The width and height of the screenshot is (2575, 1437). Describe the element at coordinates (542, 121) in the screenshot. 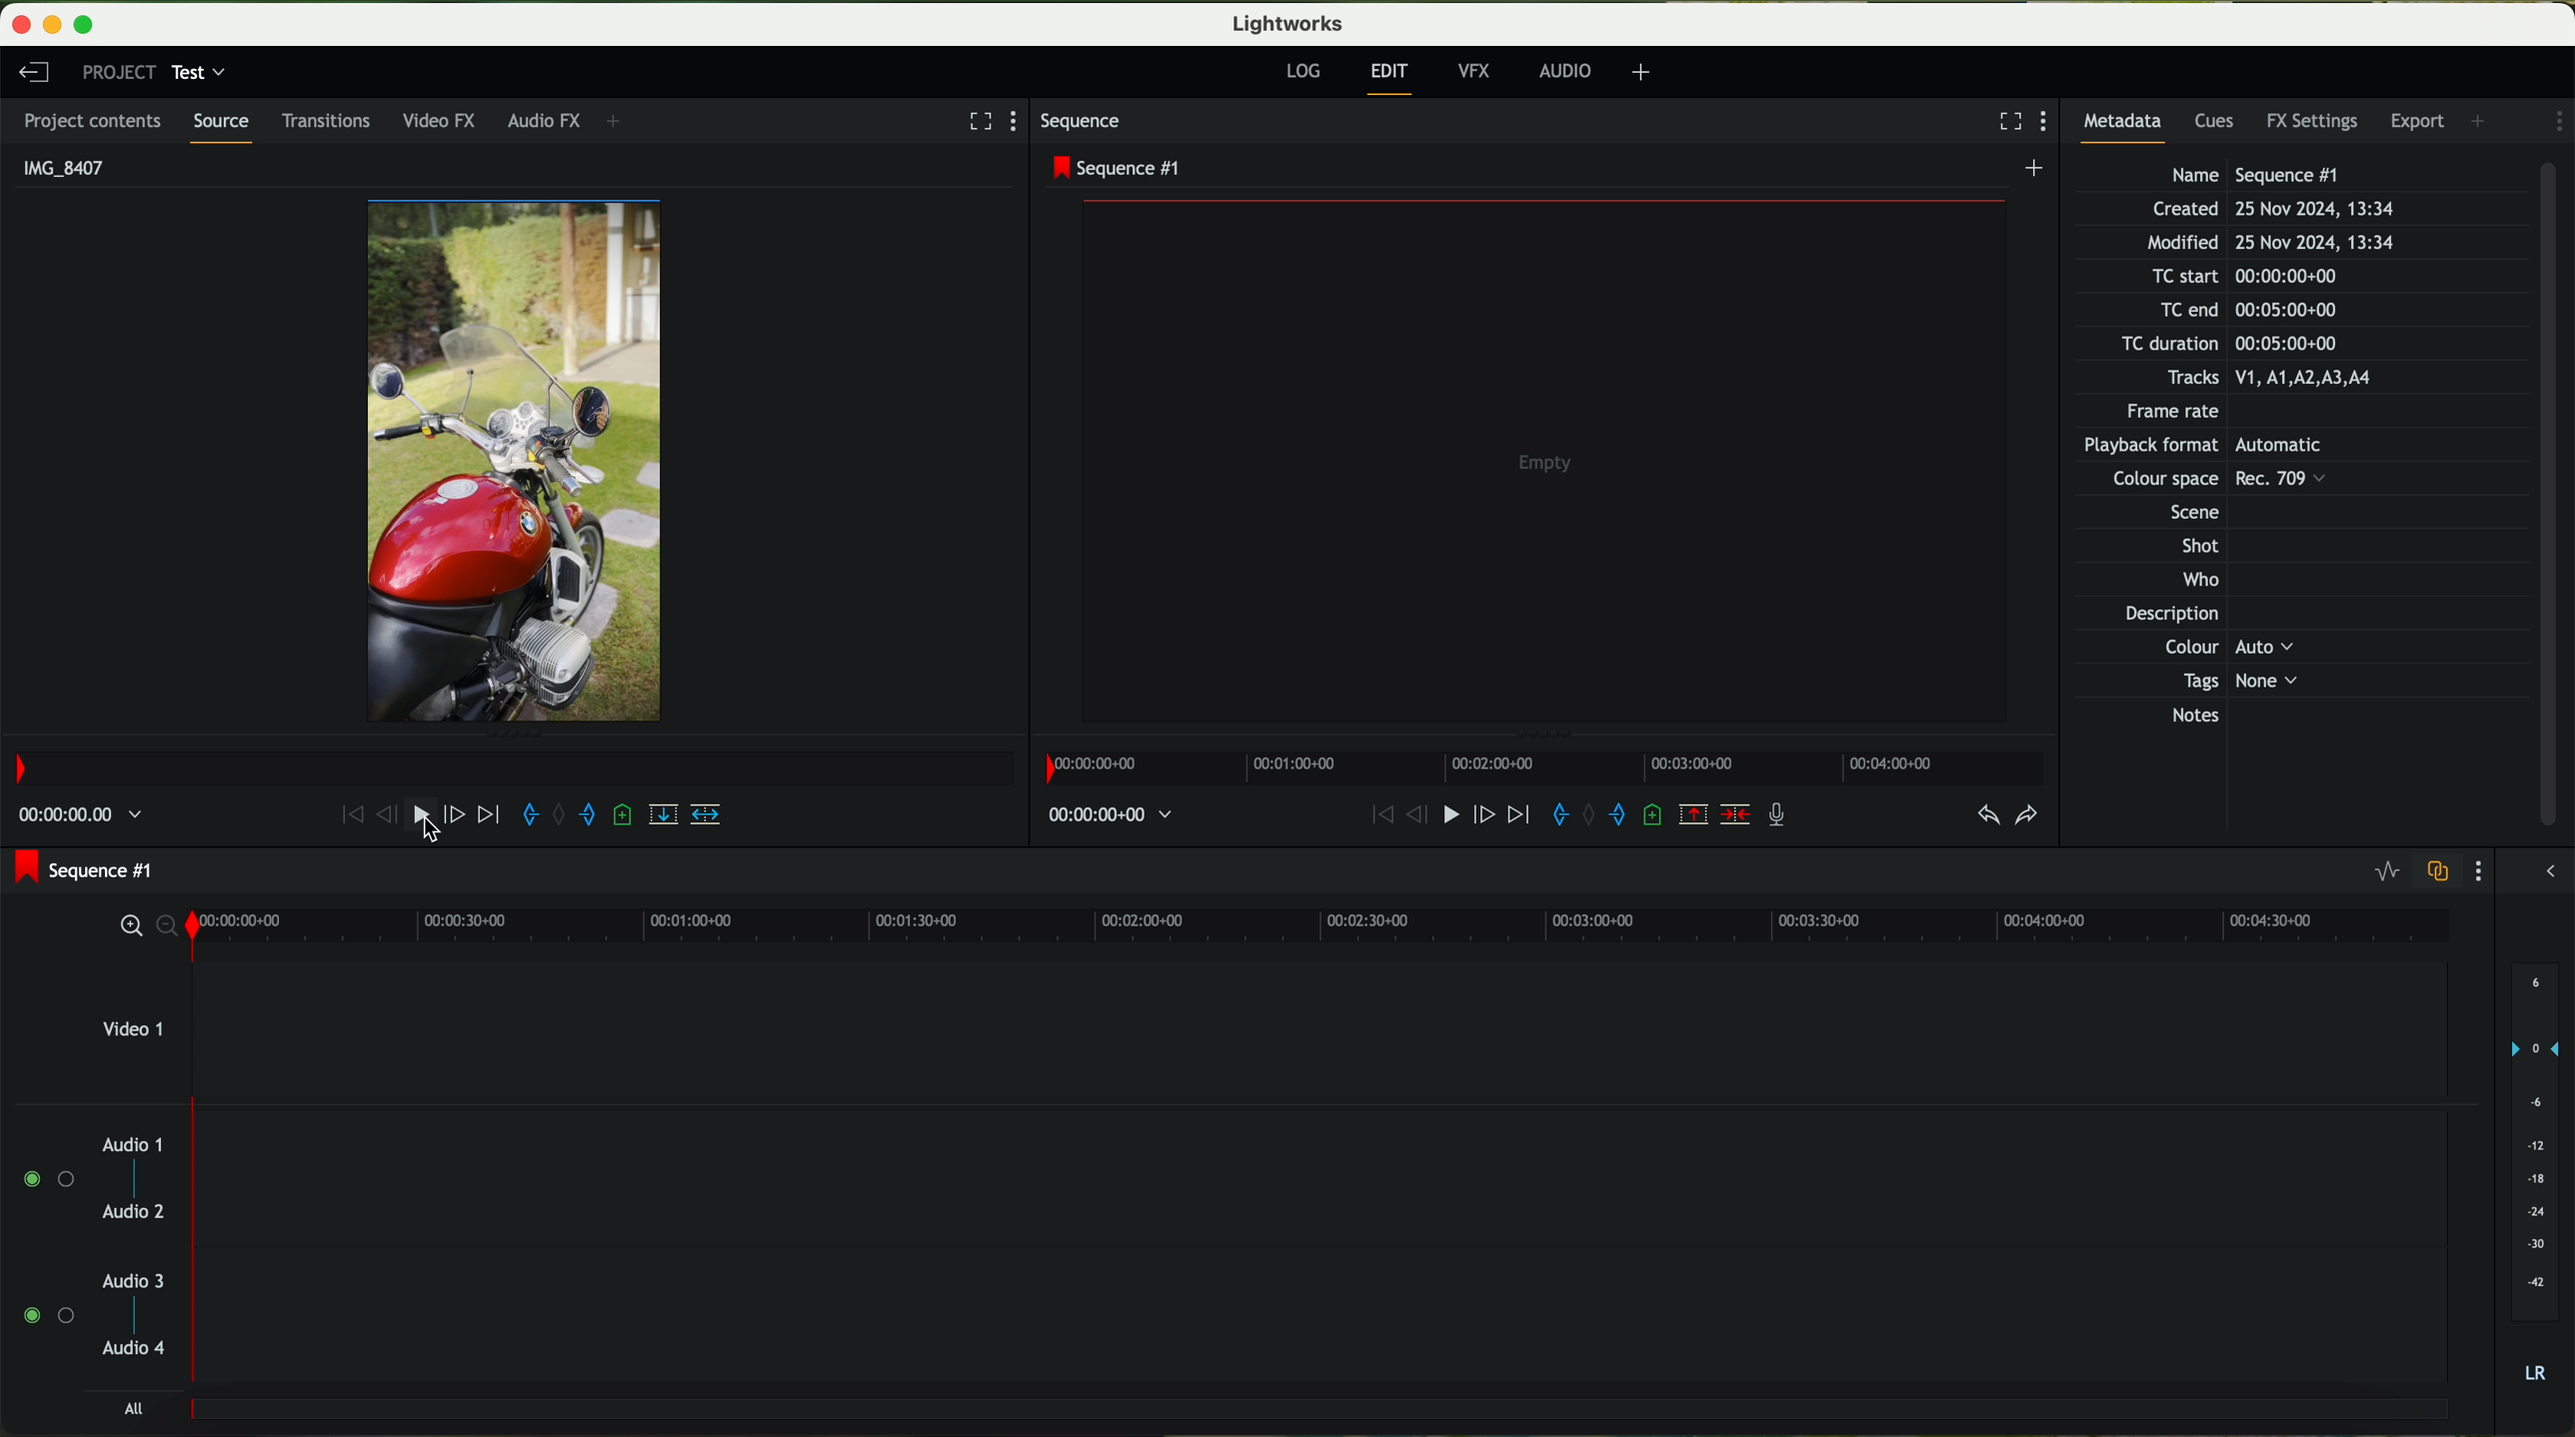

I see `audio FX` at that location.